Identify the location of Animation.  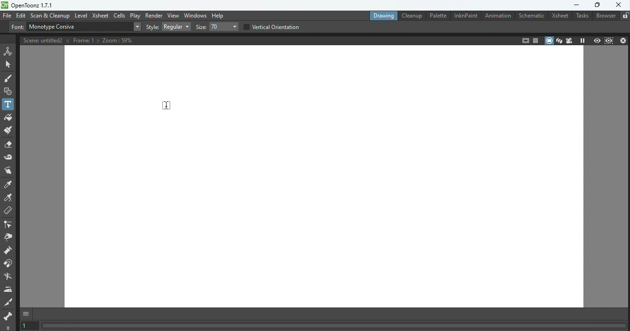
(499, 16).